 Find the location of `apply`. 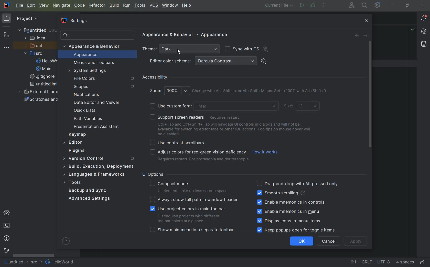

apply is located at coordinates (356, 241).